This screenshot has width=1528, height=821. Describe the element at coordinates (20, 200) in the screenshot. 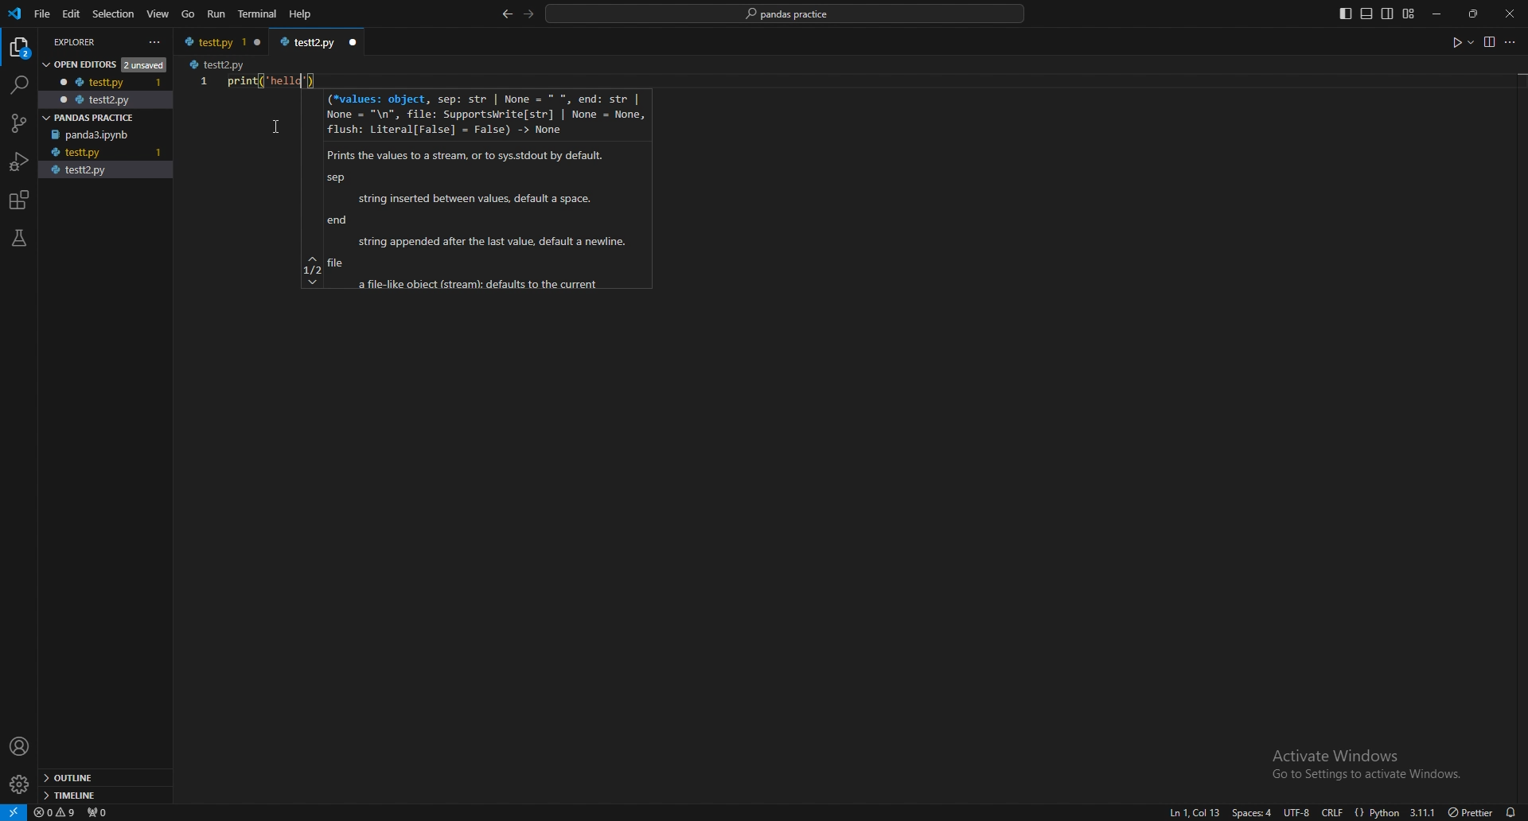

I see `extensions` at that location.